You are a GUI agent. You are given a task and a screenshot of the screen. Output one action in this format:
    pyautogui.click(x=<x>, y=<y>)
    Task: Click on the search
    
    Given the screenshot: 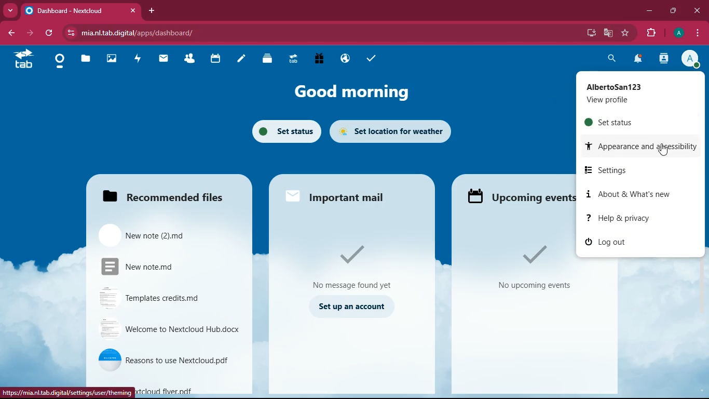 What is the action you would take?
    pyautogui.click(x=612, y=59)
    